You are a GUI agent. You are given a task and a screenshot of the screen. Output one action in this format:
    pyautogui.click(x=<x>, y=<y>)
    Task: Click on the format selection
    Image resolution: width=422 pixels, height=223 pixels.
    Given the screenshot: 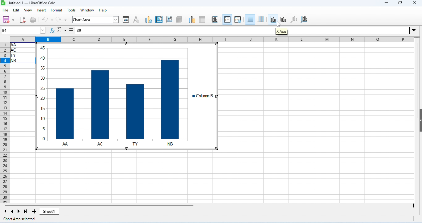 What is the action you would take?
    pyautogui.click(x=126, y=20)
    